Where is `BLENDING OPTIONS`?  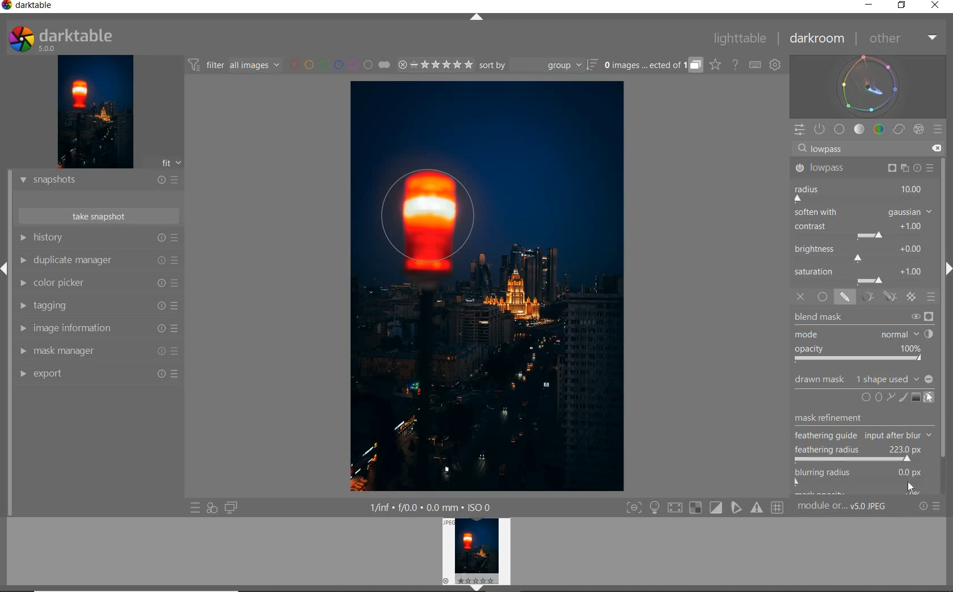
BLENDING OPTIONS is located at coordinates (932, 297).